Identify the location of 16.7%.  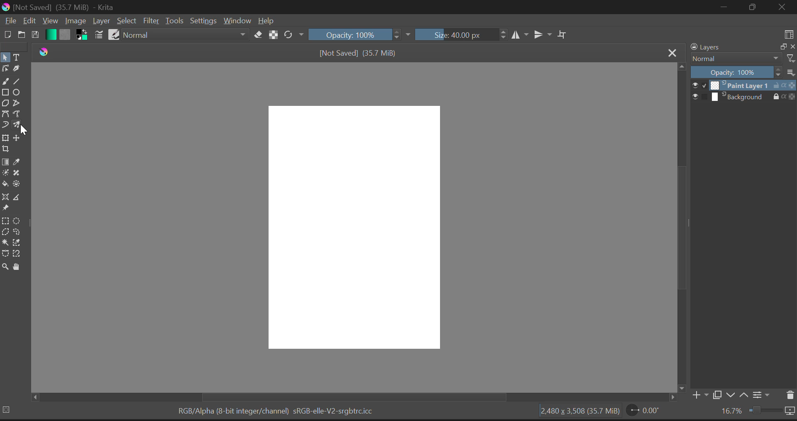
(755, 413).